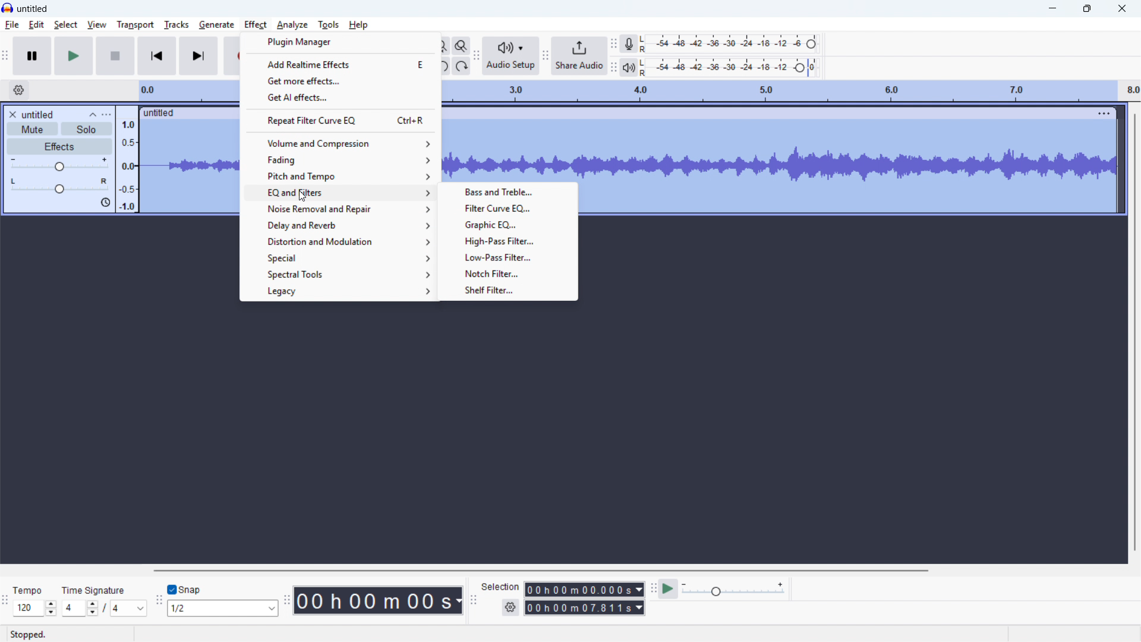  I want to click on skip to end, so click(200, 56).